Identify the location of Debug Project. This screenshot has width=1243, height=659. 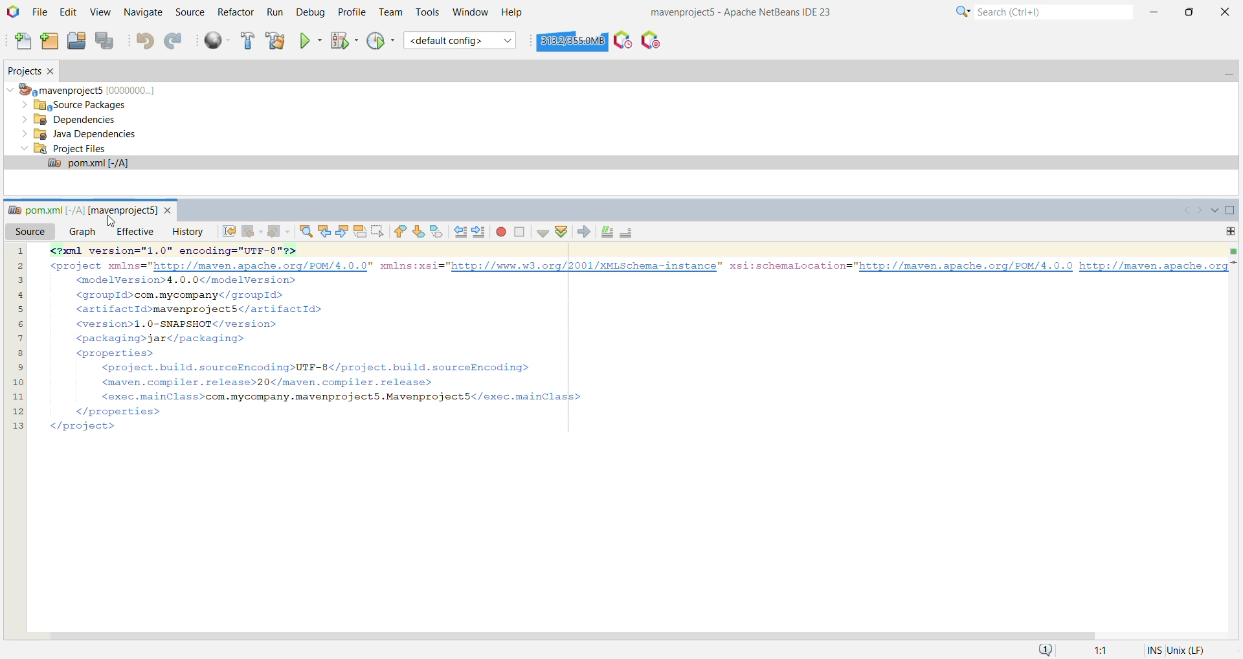
(343, 40).